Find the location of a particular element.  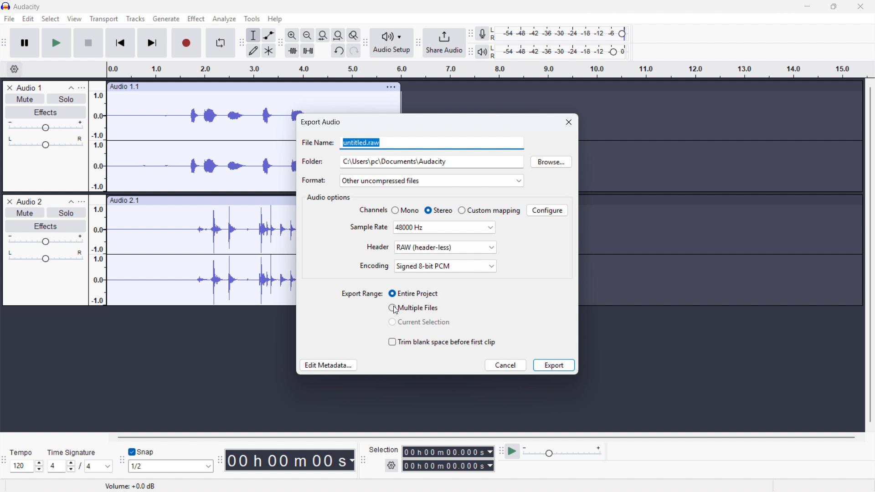

Export  is located at coordinates (554, 365).